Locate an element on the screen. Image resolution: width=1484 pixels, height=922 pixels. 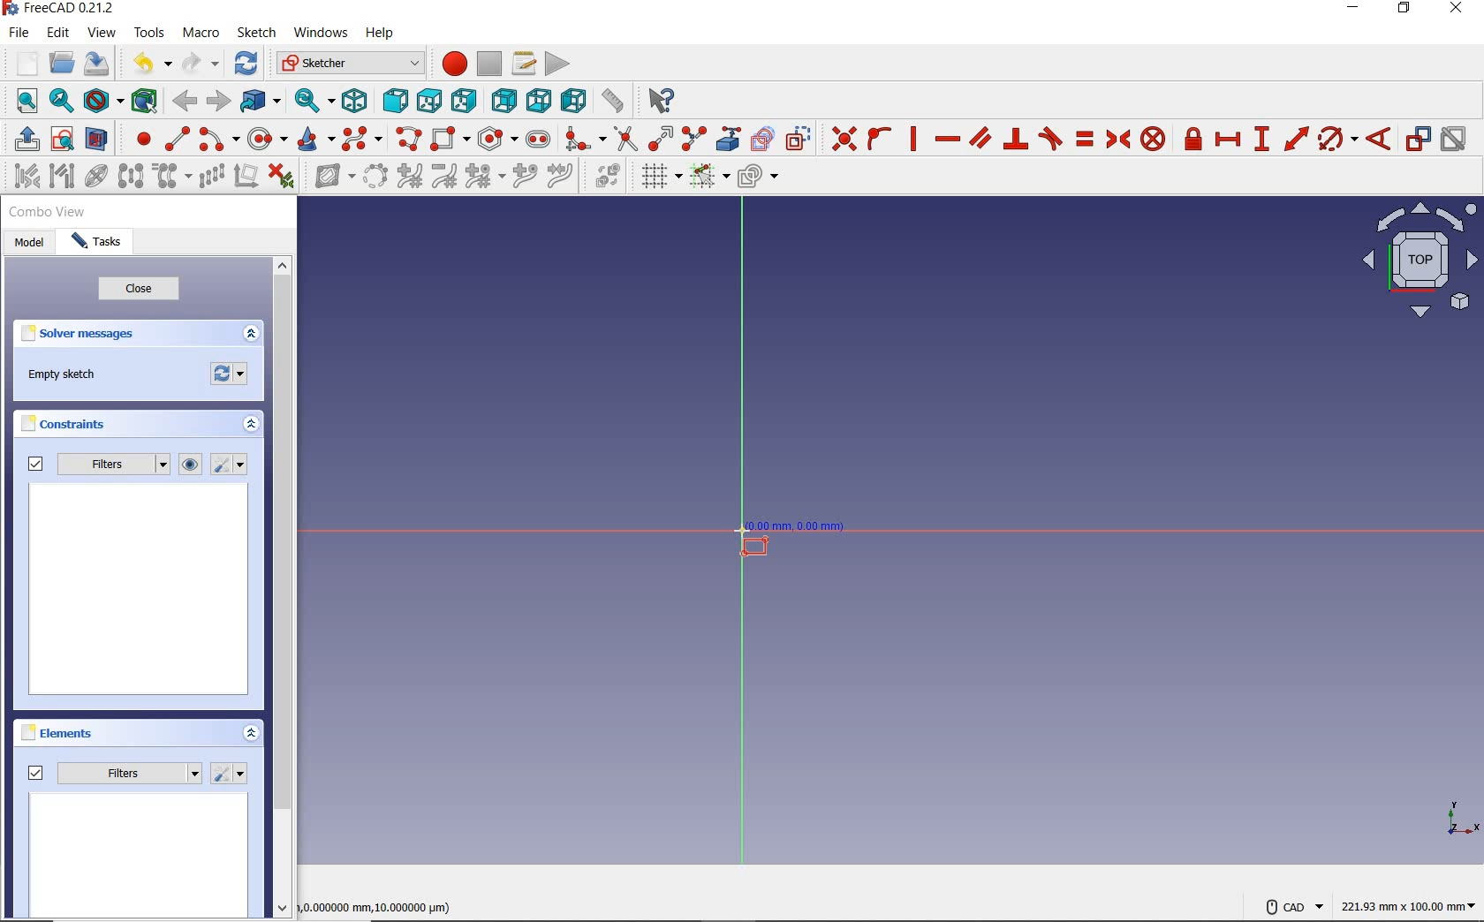
create carbon copy is located at coordinates (762, 139).